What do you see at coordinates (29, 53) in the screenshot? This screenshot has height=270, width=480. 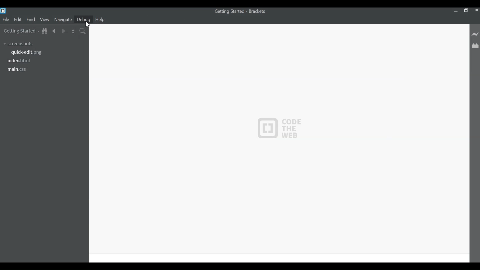 I see `quick-edit.png file` at bounding box center [29, 53].